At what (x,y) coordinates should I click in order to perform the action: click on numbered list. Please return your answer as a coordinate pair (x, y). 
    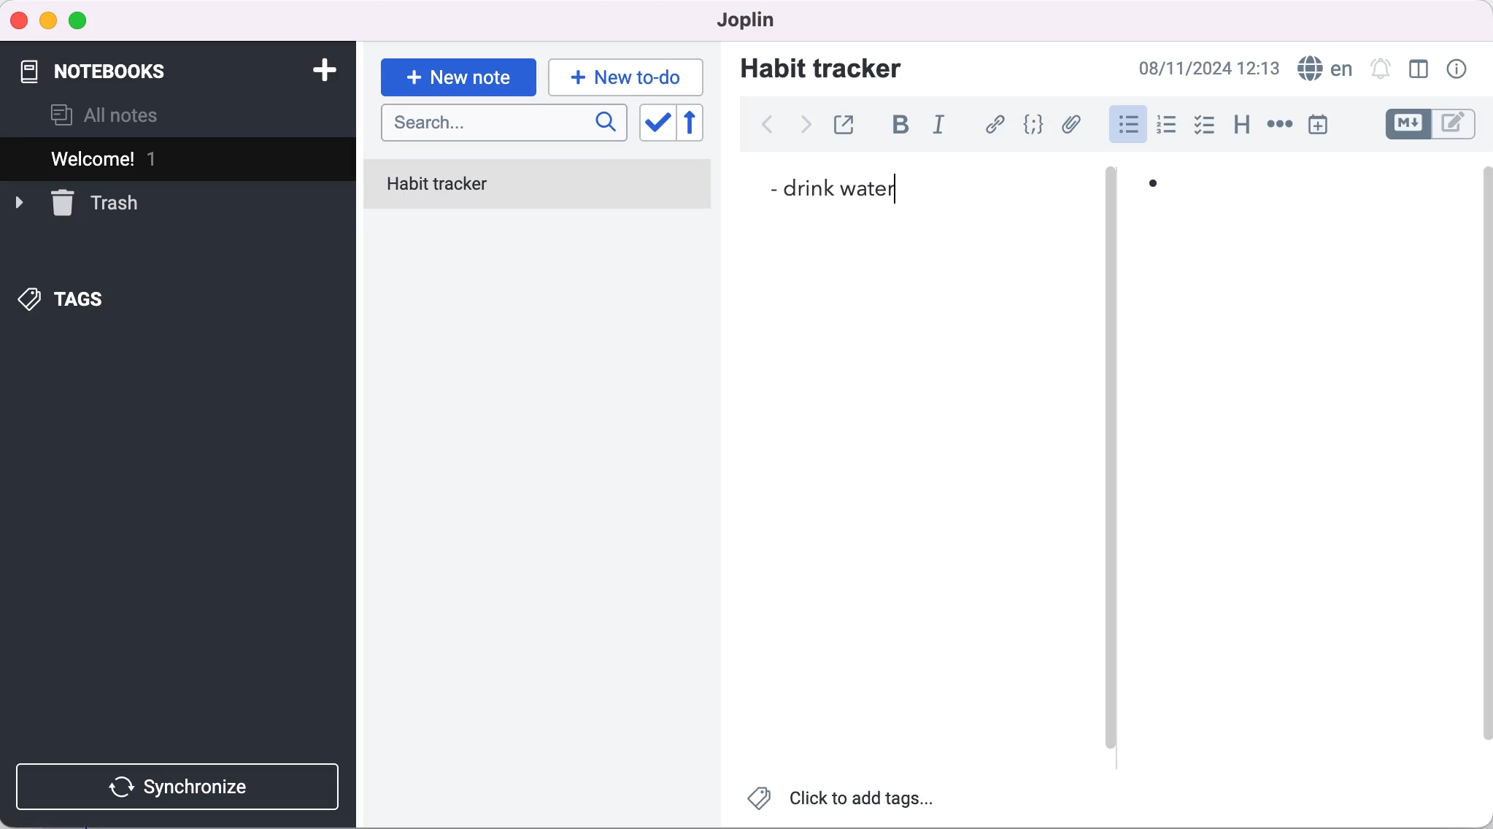
    Looking at the image, I should click on (1170, 127).